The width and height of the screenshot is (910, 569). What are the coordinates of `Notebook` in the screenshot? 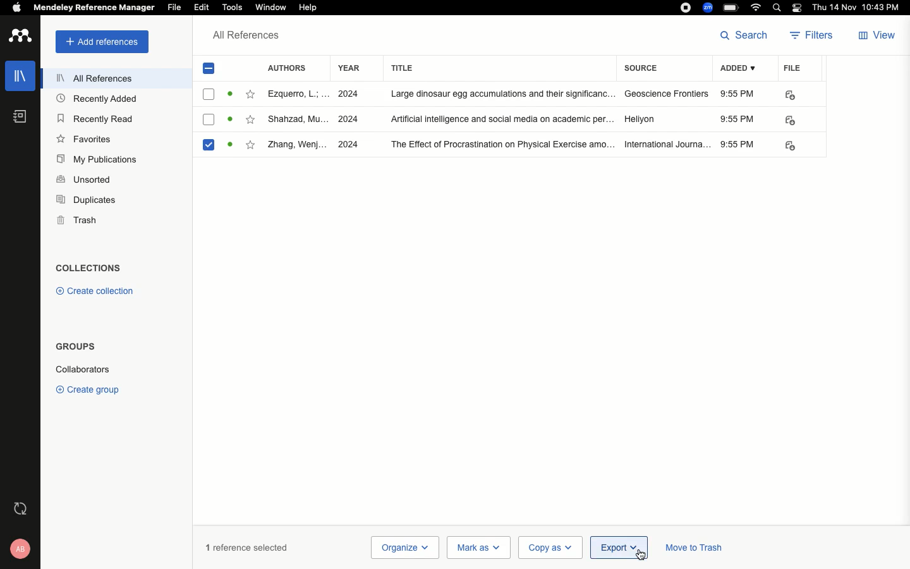 It's located at (19, 116).